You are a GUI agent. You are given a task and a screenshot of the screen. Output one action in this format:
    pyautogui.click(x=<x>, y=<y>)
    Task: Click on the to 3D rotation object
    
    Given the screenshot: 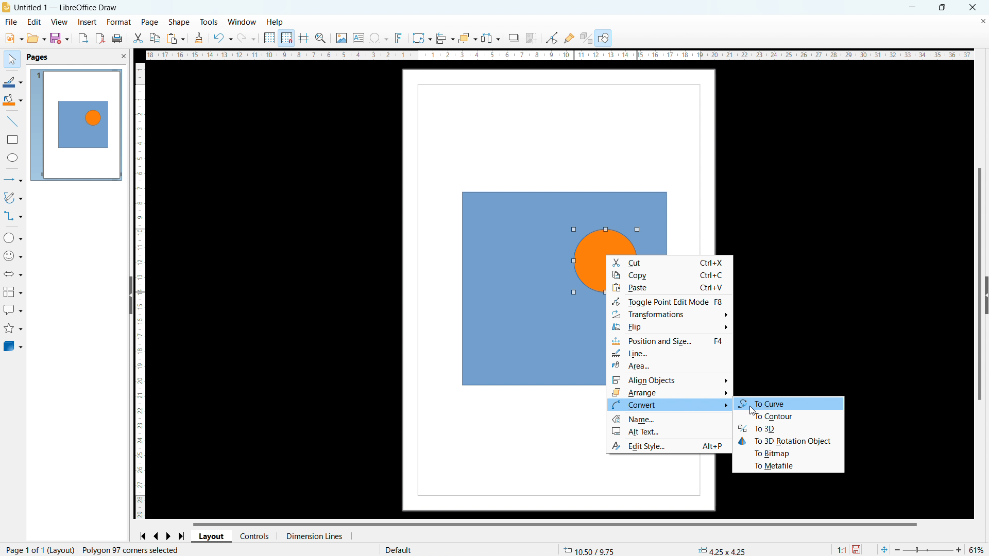 What is the action you would take?
    pyautogui.click(x=787, y=441)
    